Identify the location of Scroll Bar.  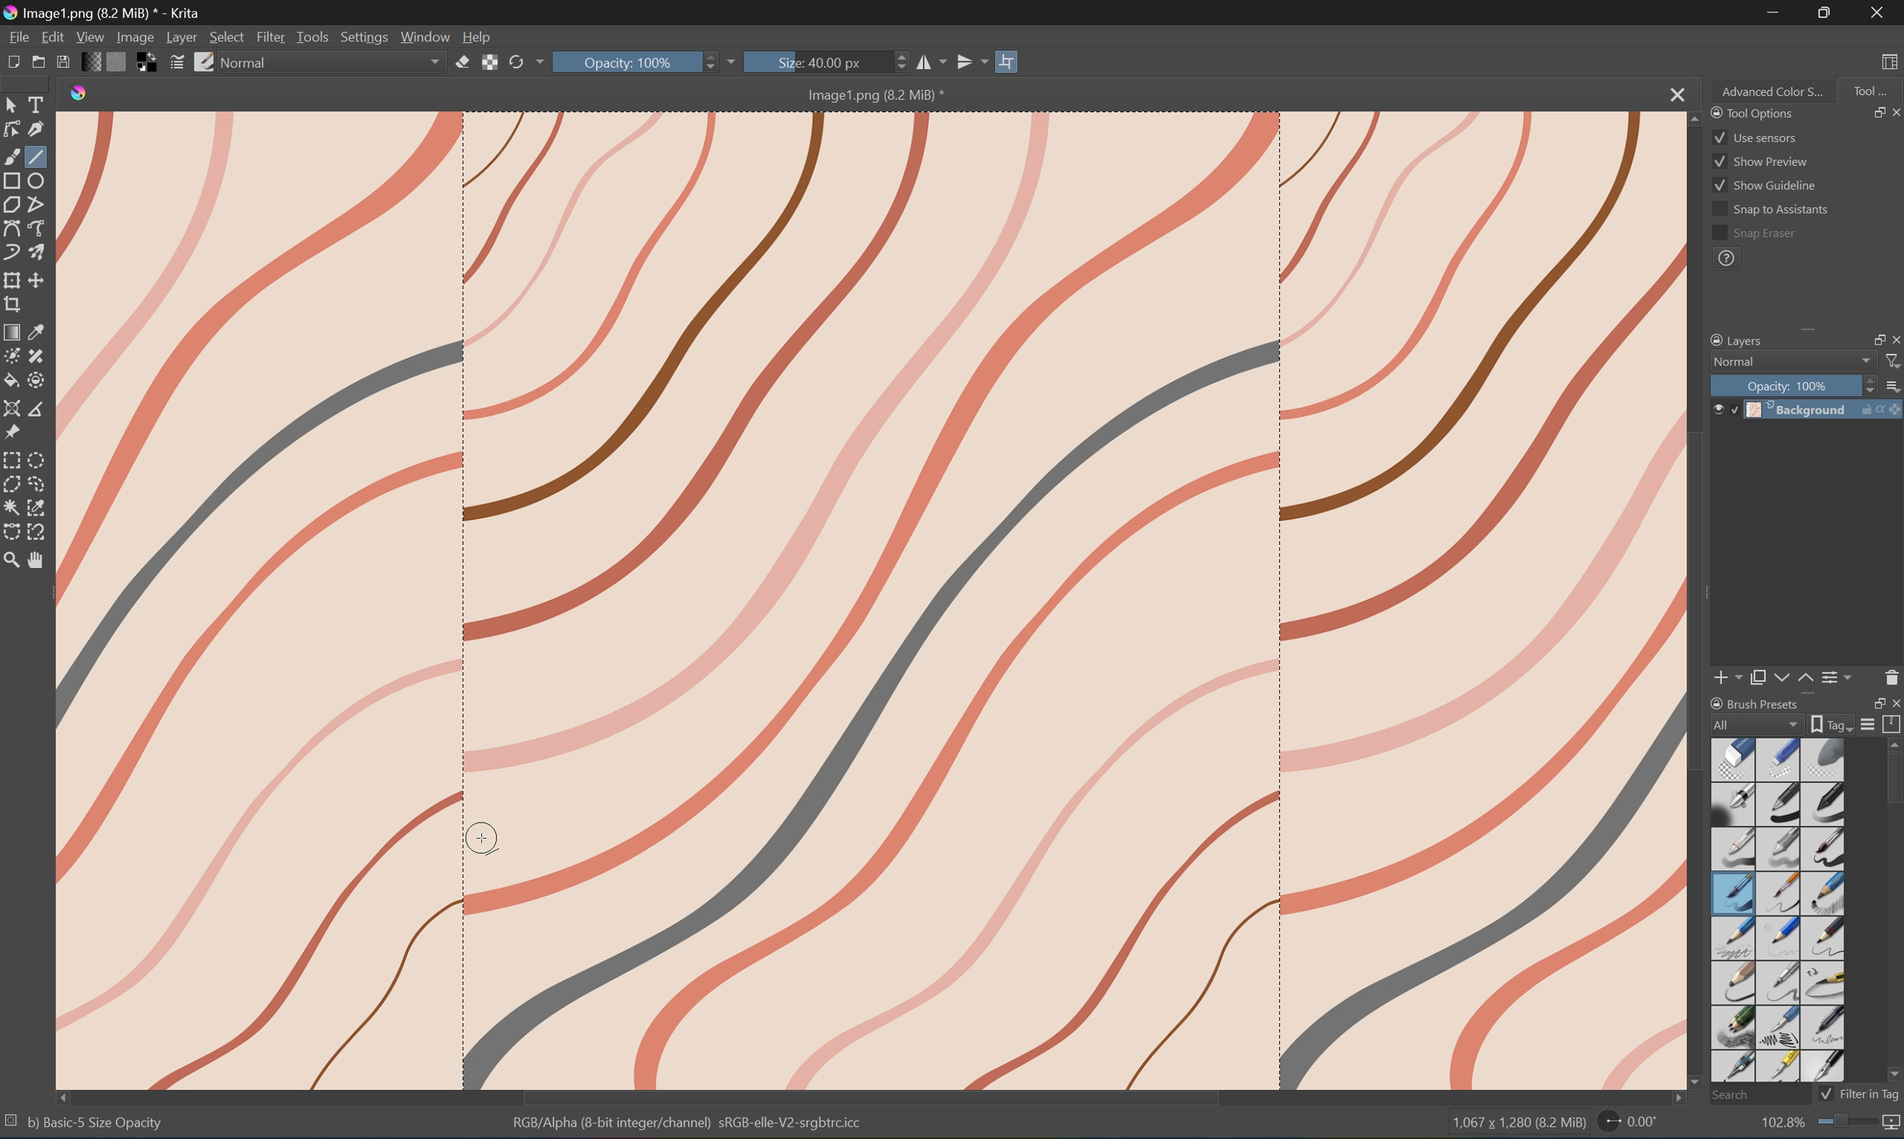
(871, 1097).